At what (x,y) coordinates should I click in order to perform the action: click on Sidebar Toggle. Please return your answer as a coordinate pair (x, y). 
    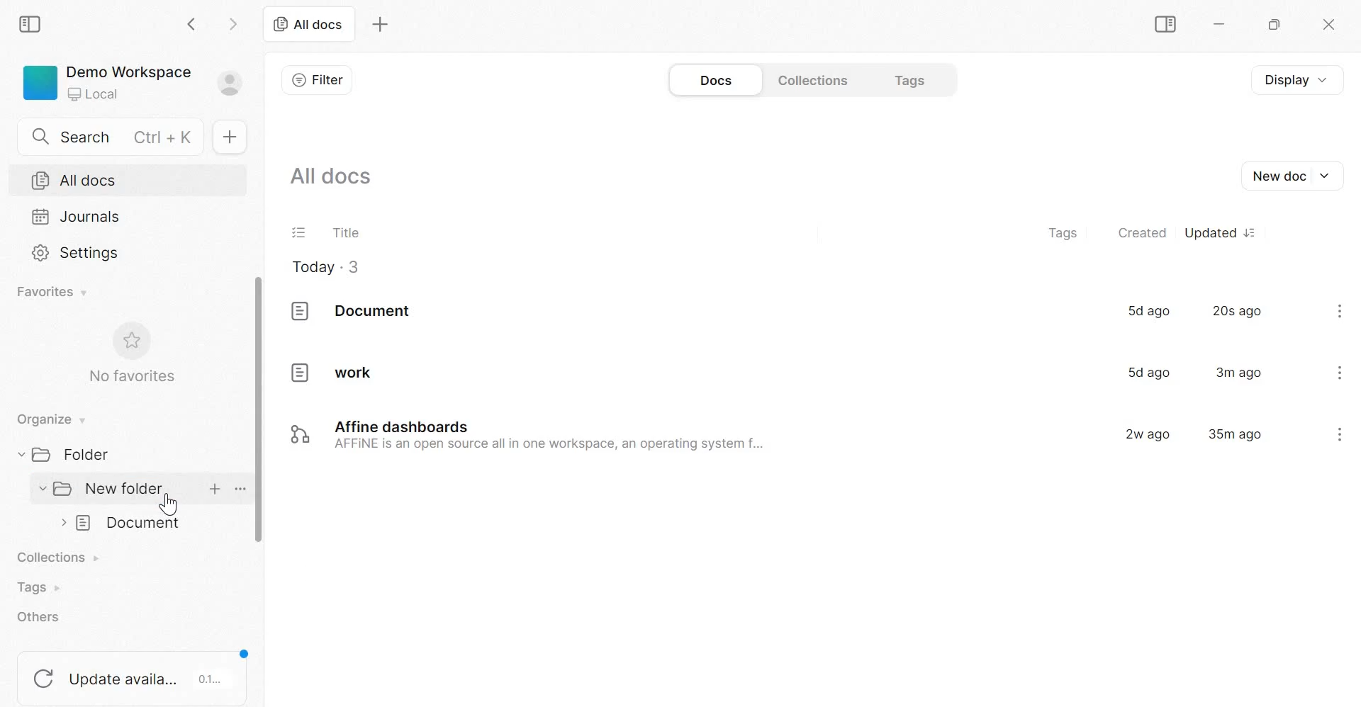
    Looking at the image, I should click on (33, 23).